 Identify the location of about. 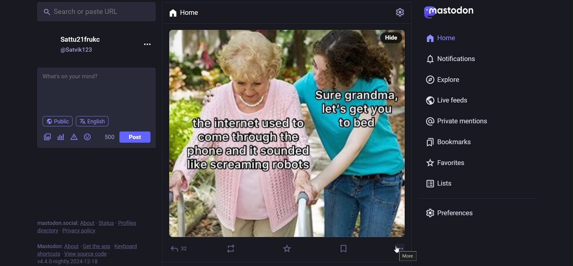
(72, 246).